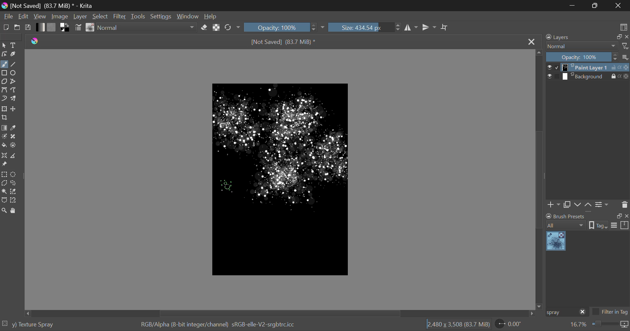  I want to click on Settings, so click(603, 205).